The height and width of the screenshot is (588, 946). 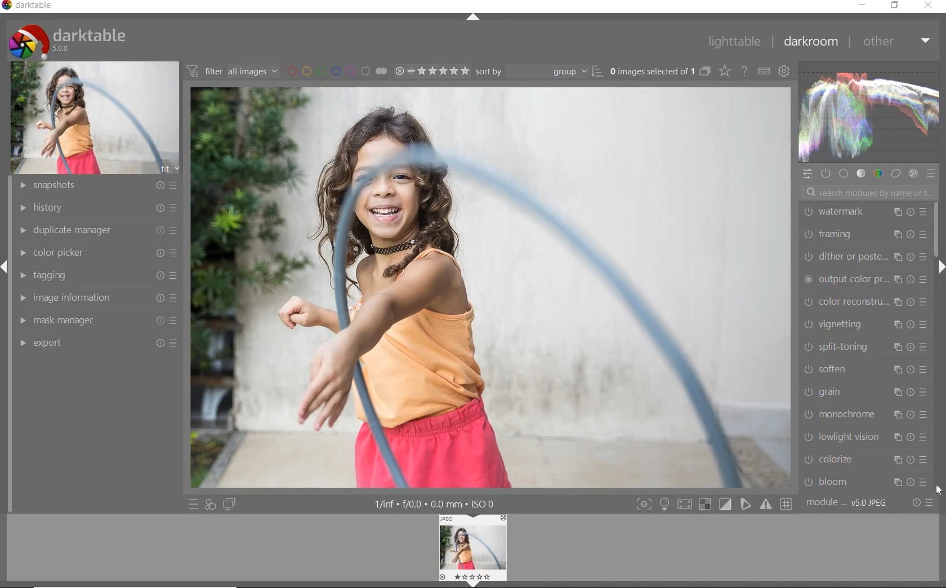 What do you see at coordinates (864, 324) in the screenshot?
I see `vignetting` at bounding box center [864, 324].